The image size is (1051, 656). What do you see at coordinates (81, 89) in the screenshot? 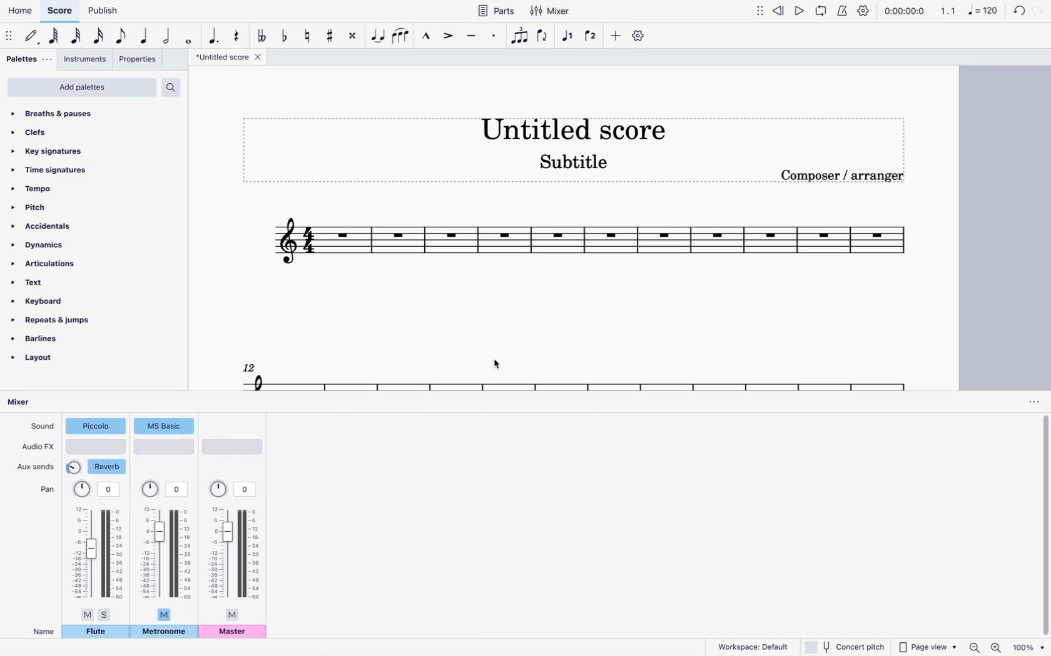
I see `add palettes` at bounding box center [81, 89].